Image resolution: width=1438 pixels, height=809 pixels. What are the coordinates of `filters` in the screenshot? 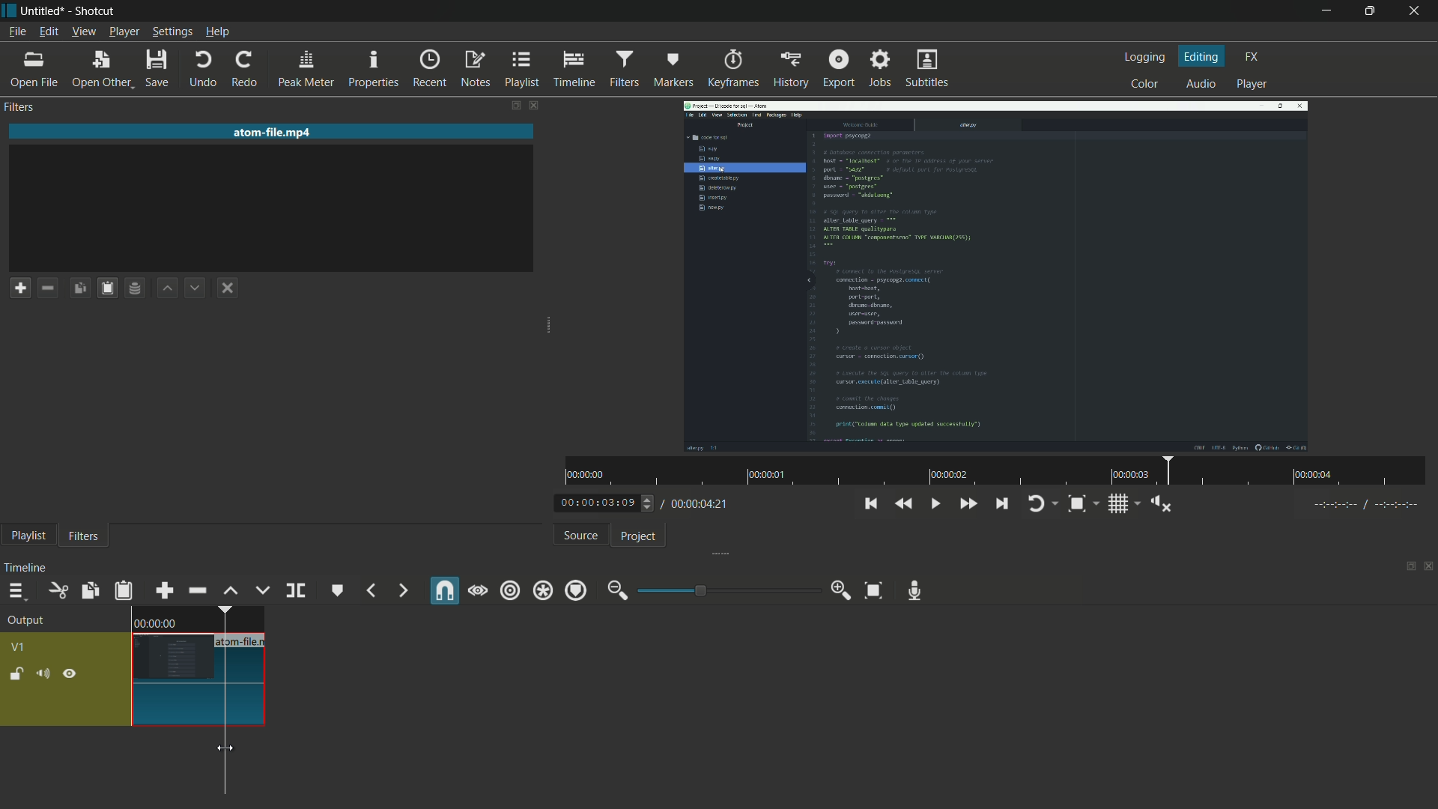 It's located at (84, 537).